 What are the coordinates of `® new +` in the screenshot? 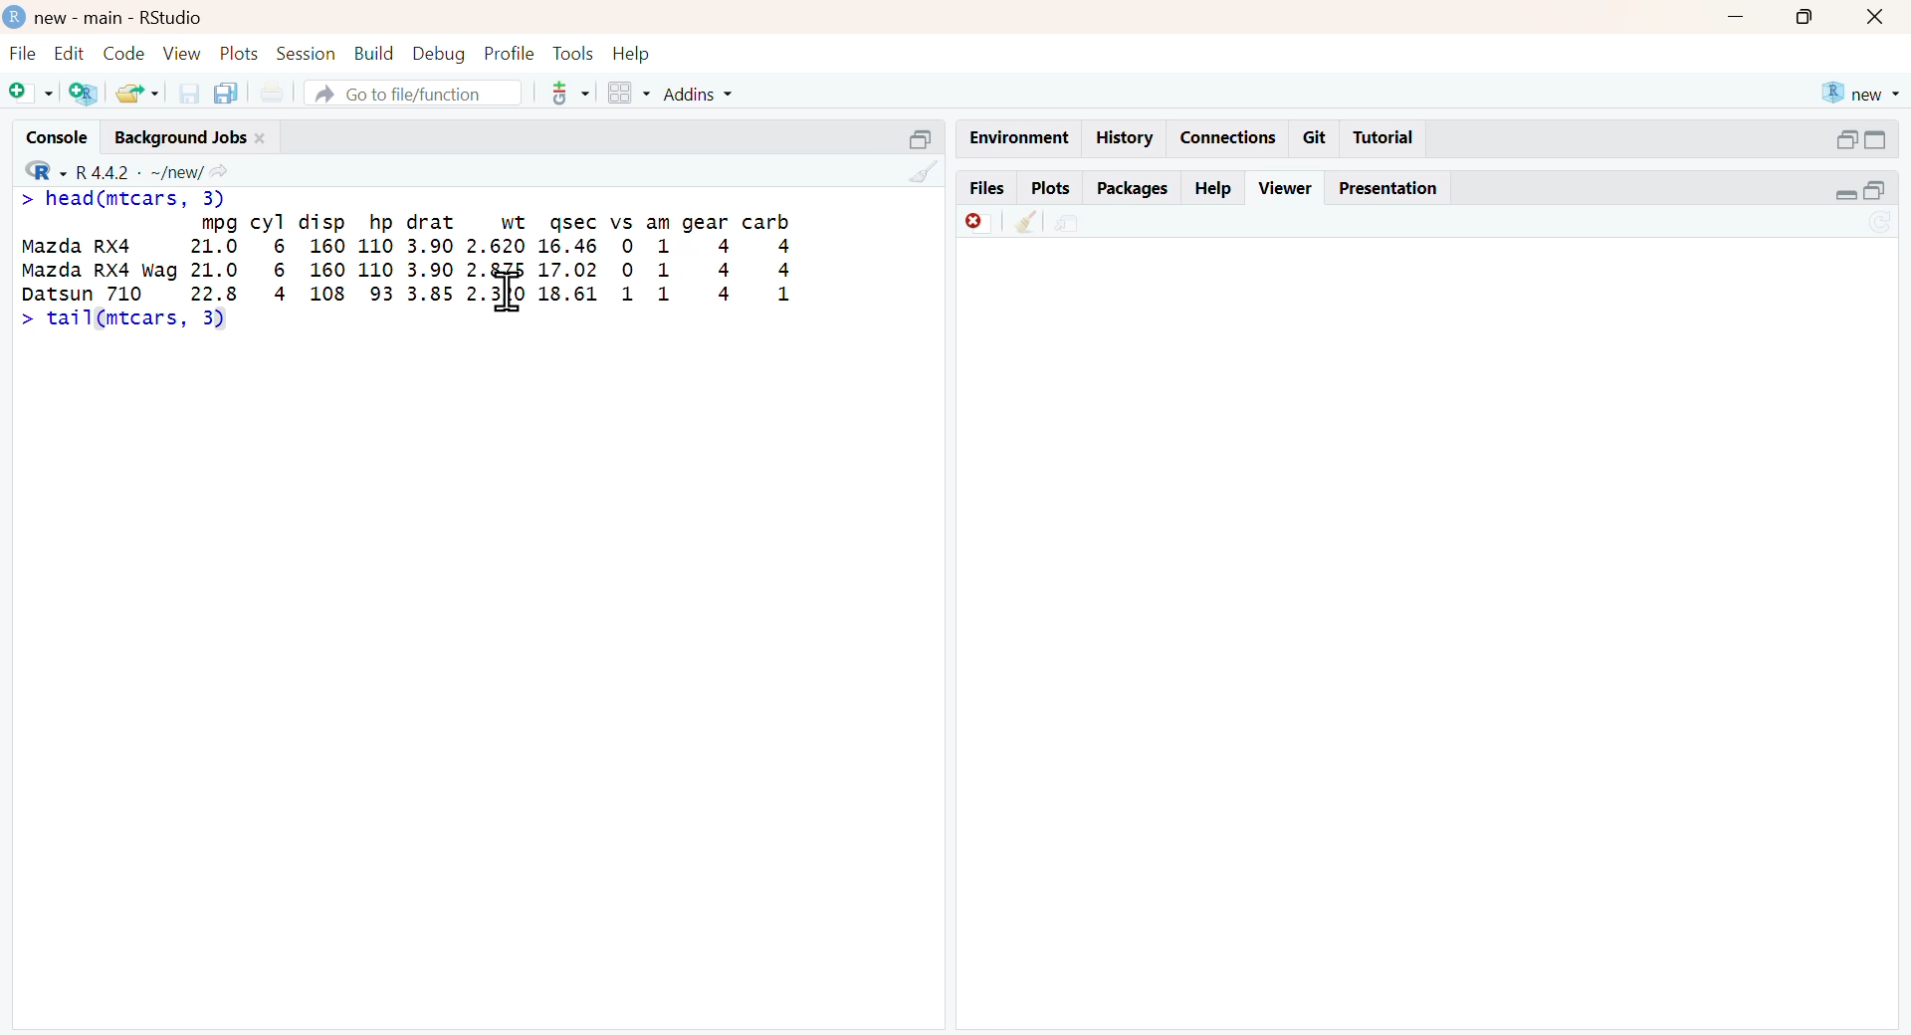 It's located at (1864, 92).